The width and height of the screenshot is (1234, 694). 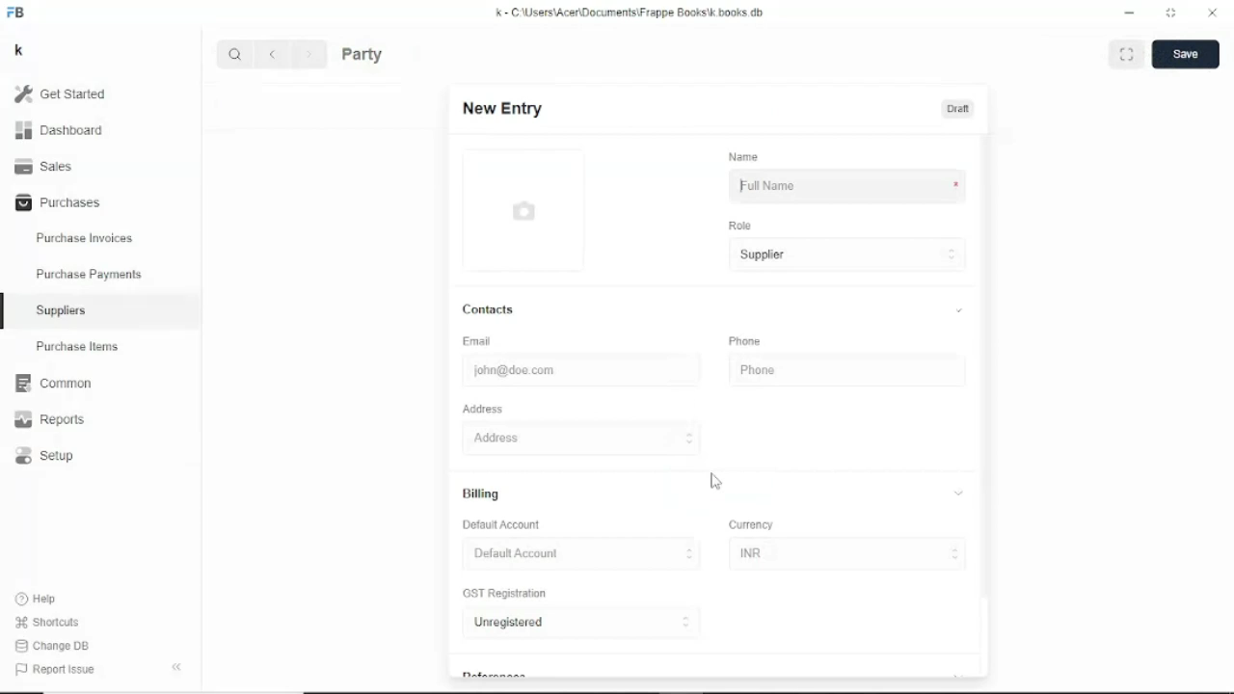 What do you see at coordinates (714, 494) in the screenshot?
I see `Billing` at bounding box center [714, 494].